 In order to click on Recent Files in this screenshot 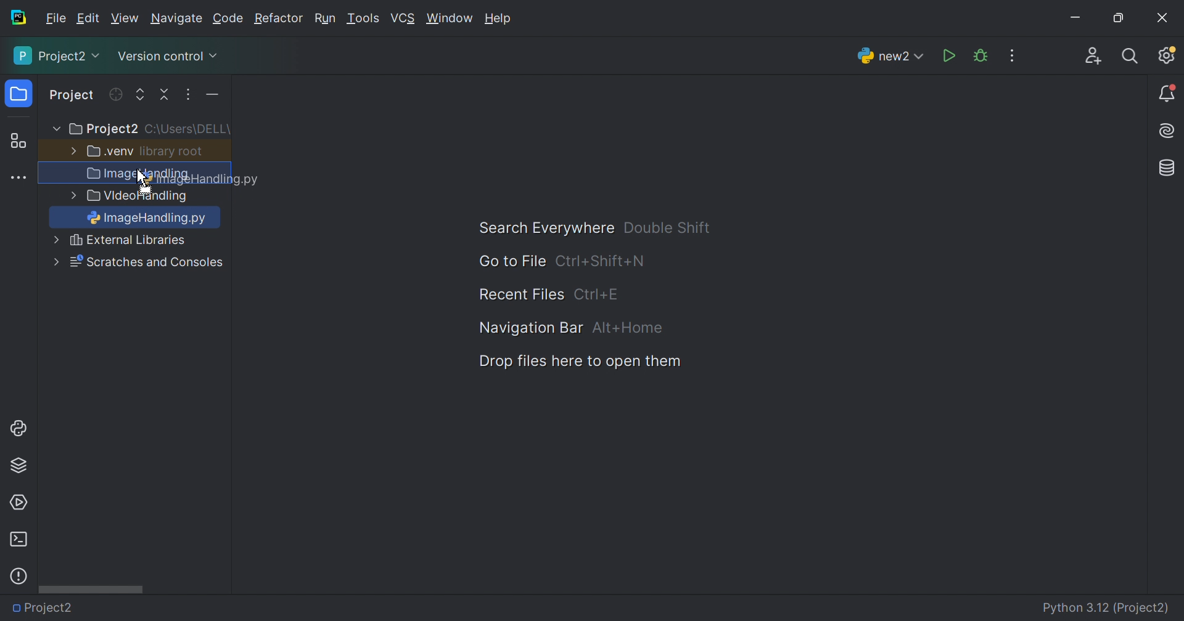, I will do `click(521, 295)`.